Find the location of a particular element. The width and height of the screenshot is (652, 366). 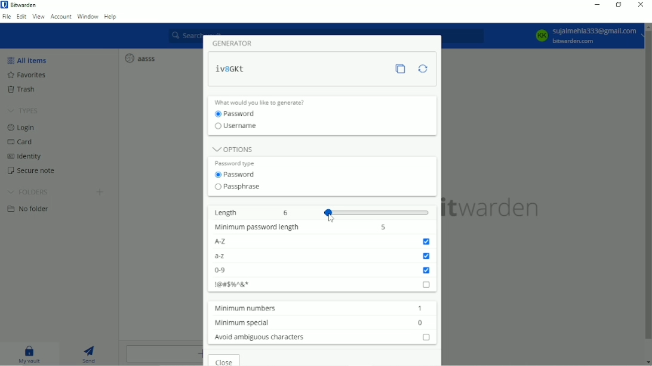

Secure note is located at coordinates (32, 172).